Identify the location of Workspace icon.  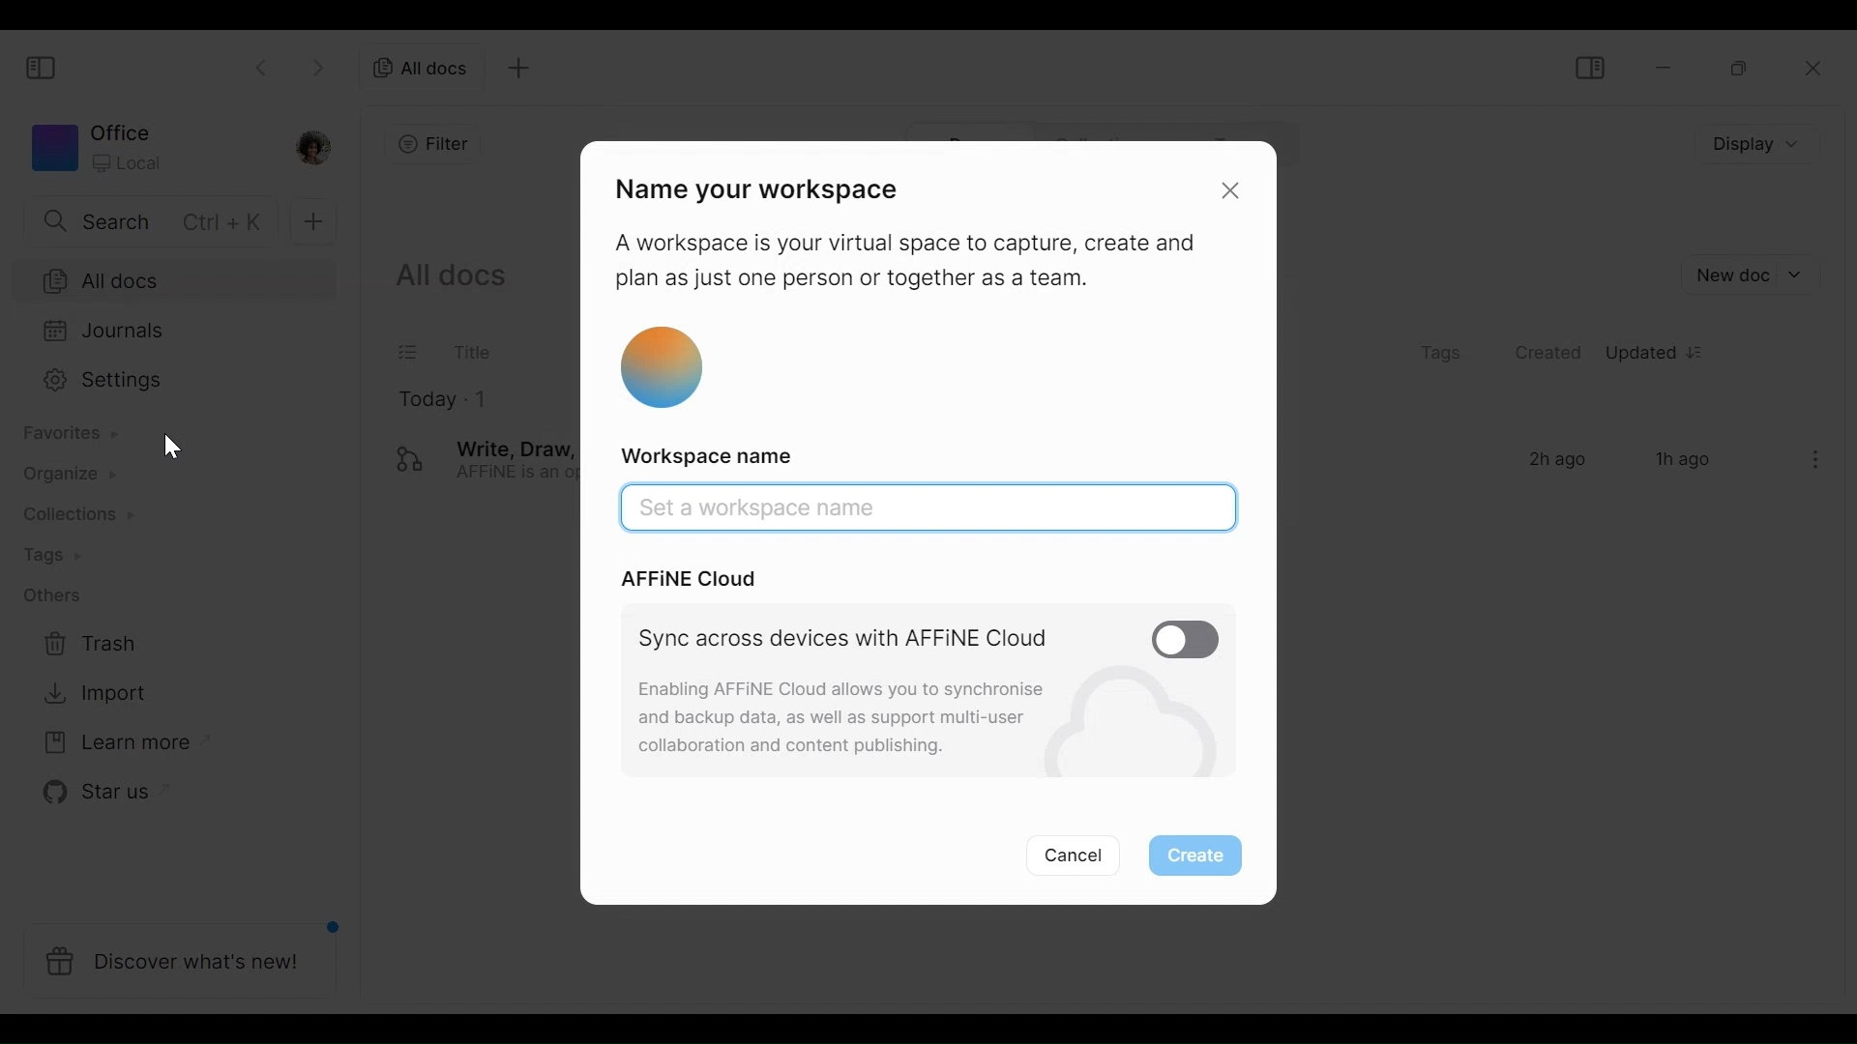
(663, 369).